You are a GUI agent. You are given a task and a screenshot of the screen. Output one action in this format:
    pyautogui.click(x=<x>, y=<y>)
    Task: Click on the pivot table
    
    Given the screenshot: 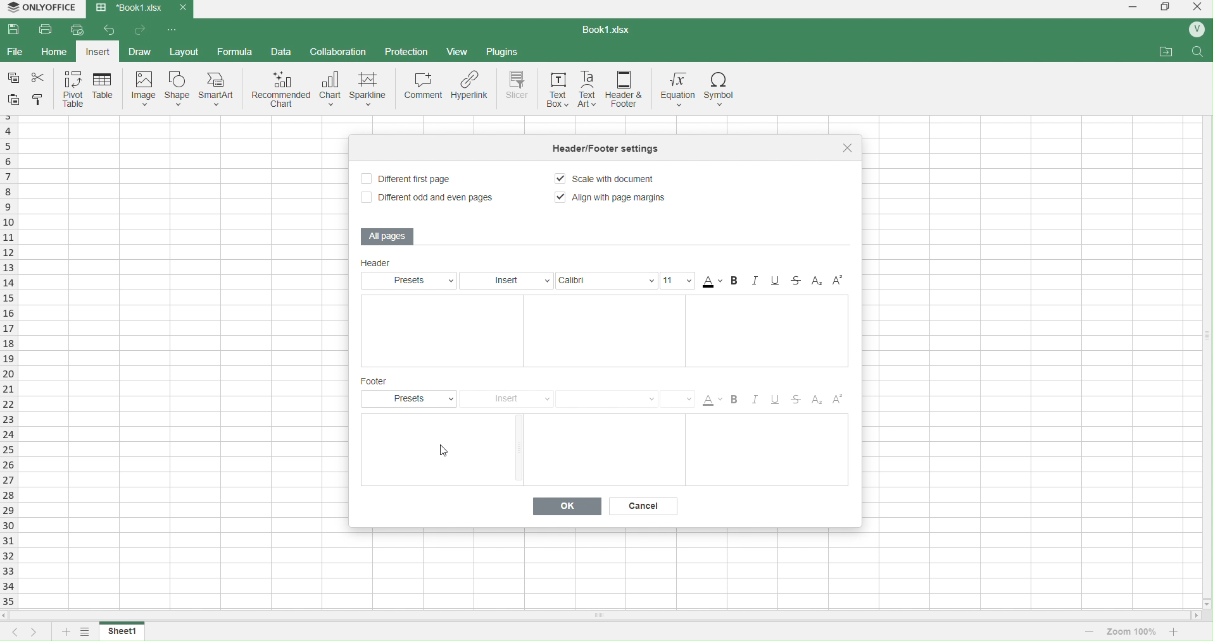 What is the action you would take?
    pyautogui.click(x=71, y=90)
    